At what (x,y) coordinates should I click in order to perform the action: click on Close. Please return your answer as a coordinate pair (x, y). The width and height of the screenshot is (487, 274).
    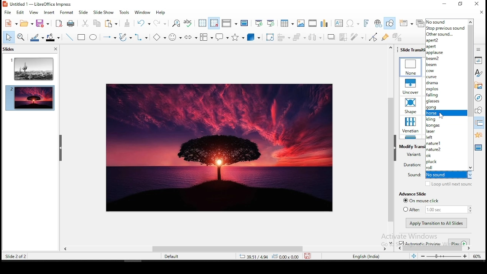
    Looking at the image, I should click on (476, 5).